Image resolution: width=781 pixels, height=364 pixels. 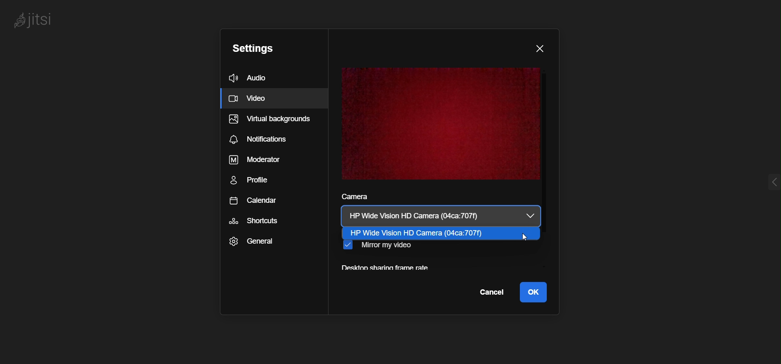 I want to click on virtual background, so click(x=268, y=121).